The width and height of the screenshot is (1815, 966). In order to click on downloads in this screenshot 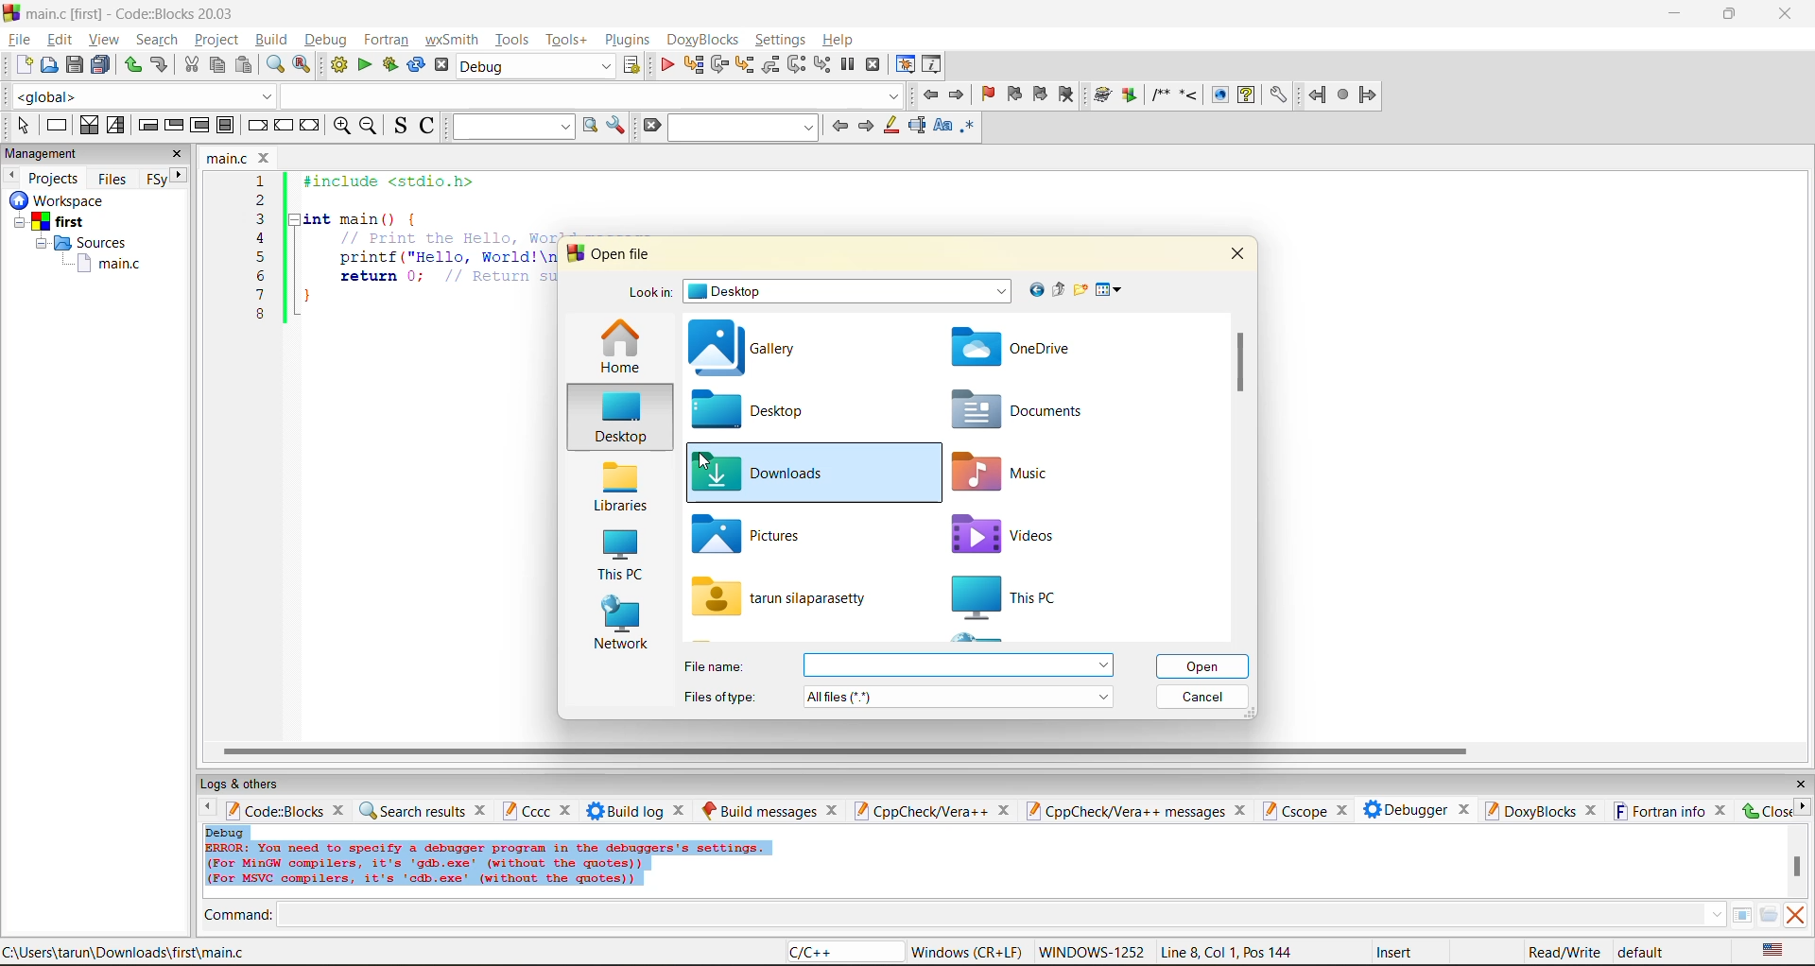, I will do `click(763, 474)`.